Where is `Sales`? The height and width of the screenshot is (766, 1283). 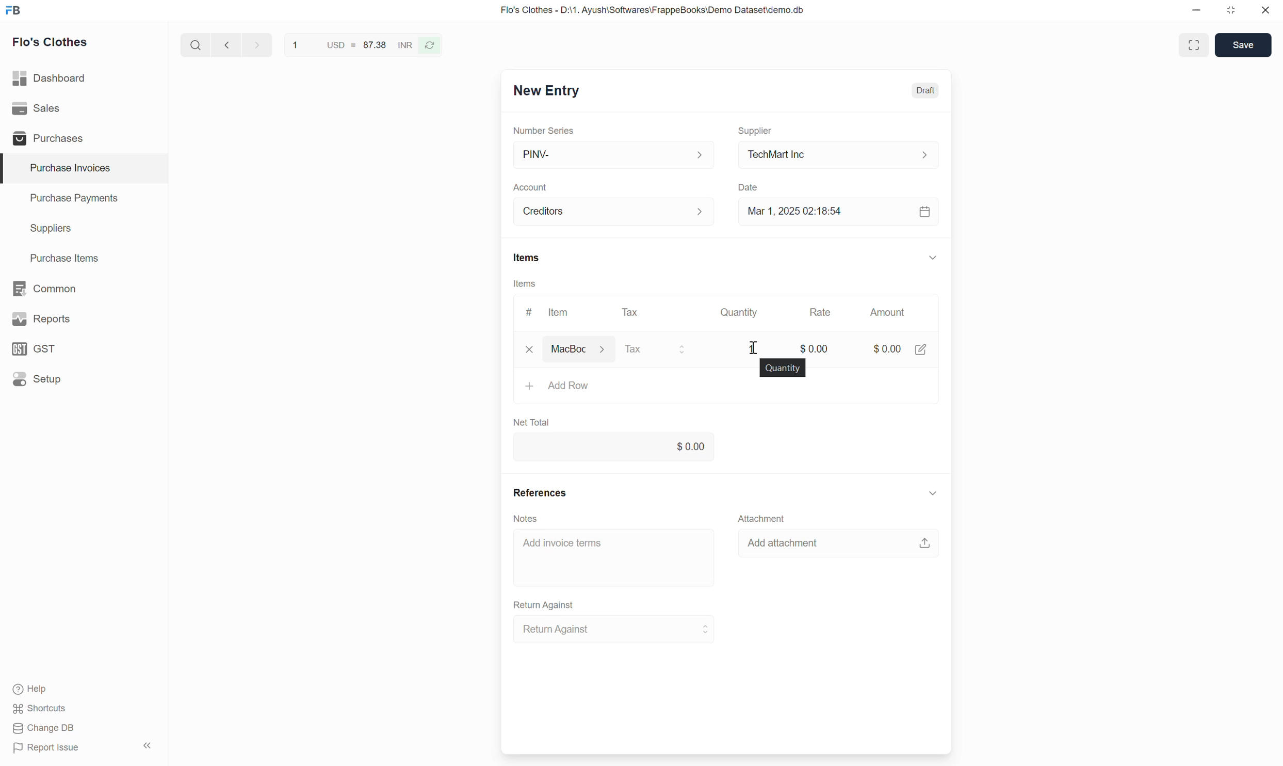
Sales is located at coordinates (84, 108).